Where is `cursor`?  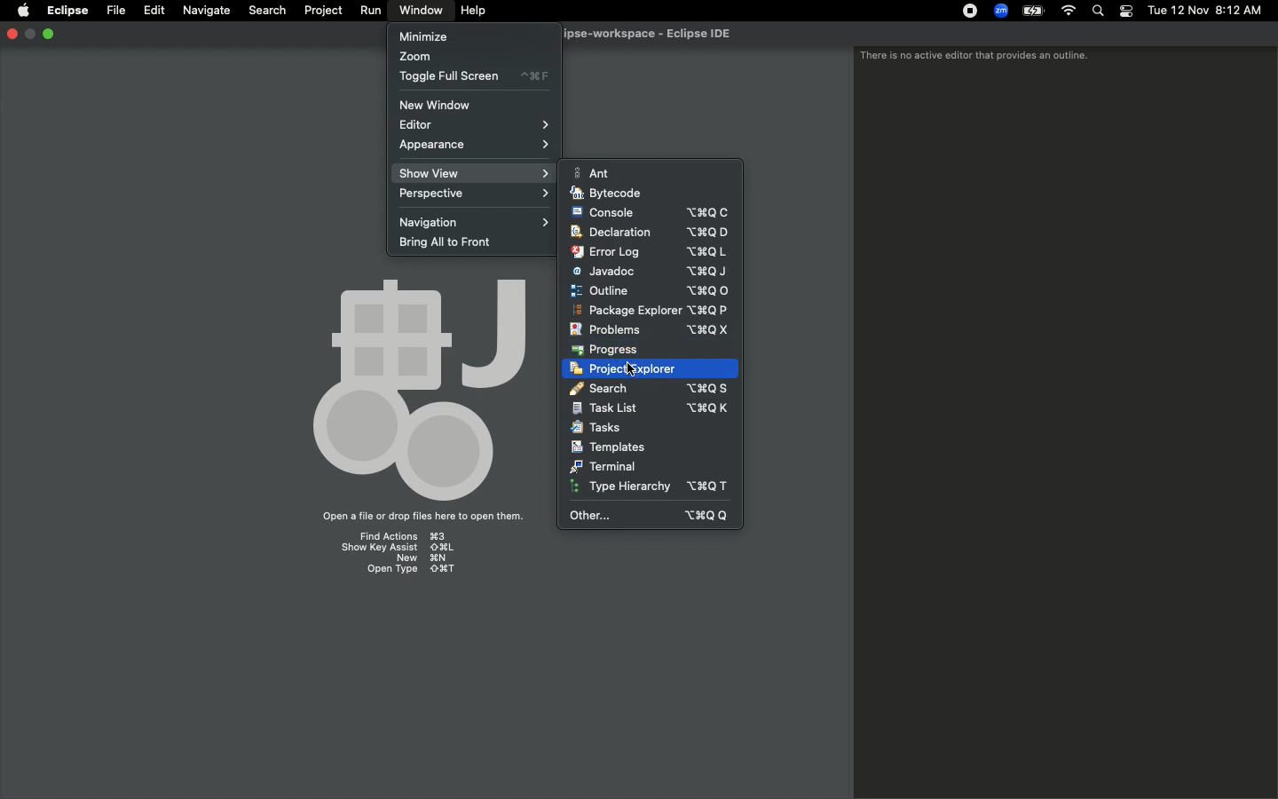
cursor is located at coordinates (628, 368).